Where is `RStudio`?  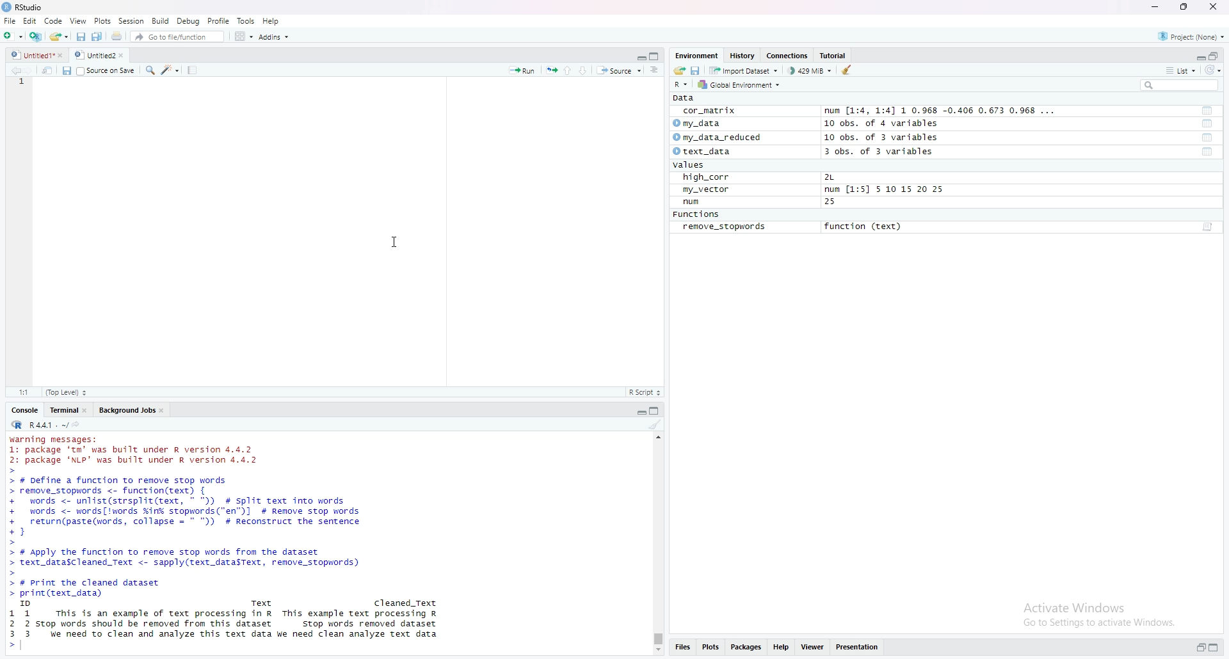 RStudio is located at coordinates (22, 7).